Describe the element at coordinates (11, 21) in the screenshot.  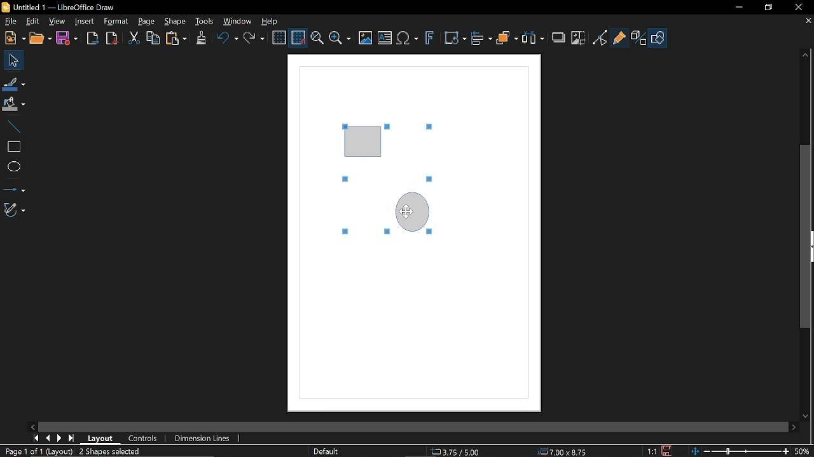
I see `File` at that location.